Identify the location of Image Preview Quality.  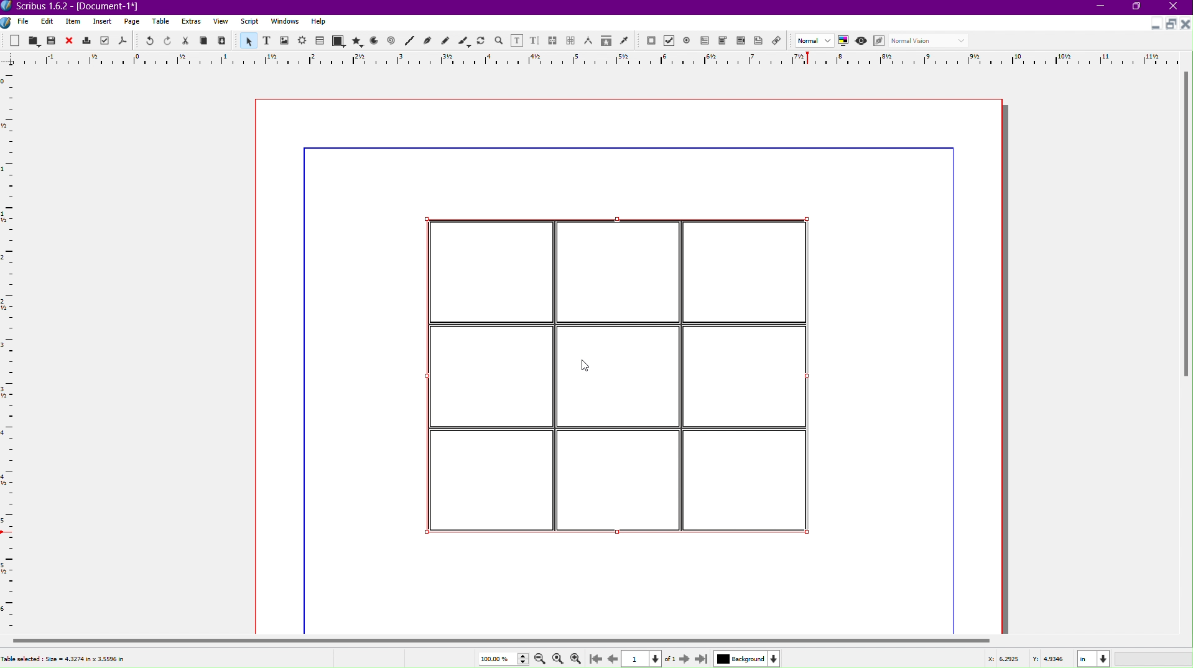
(815, 40).